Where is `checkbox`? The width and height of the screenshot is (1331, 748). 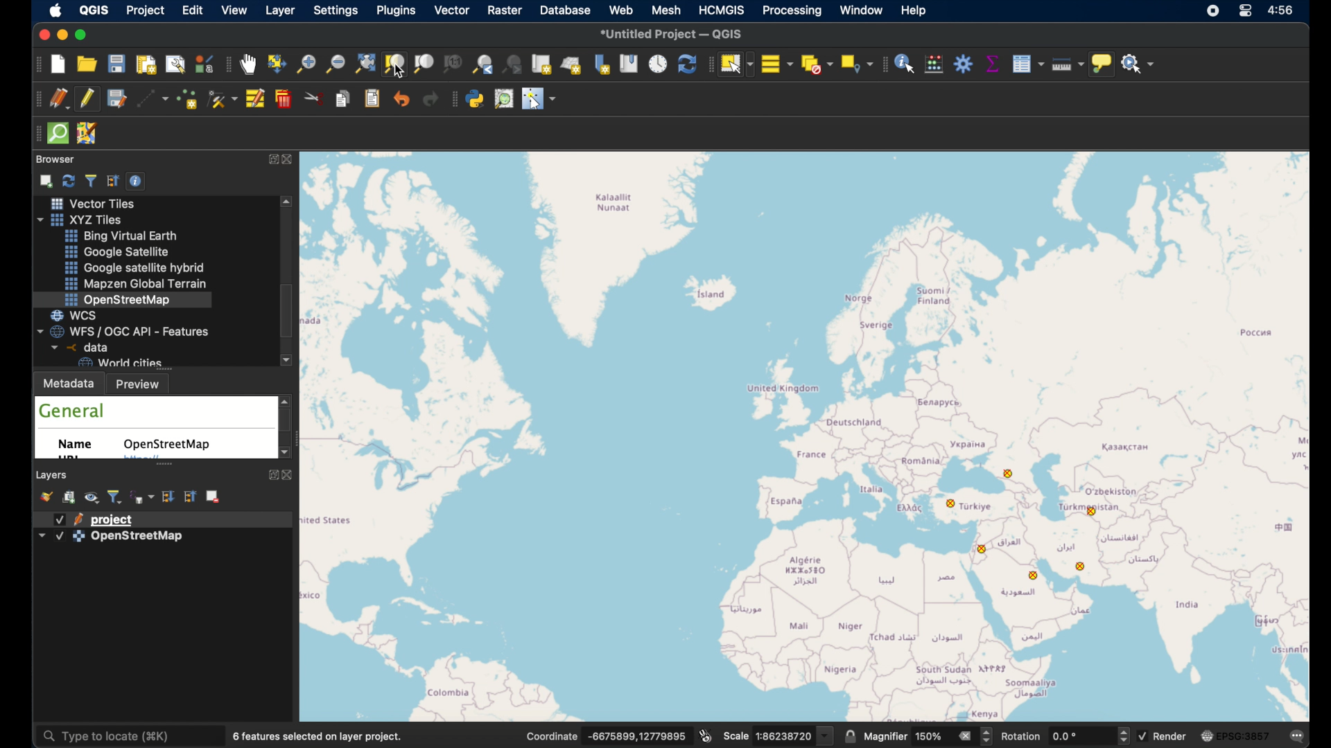 checkbox is located at coordinates (60, 537).